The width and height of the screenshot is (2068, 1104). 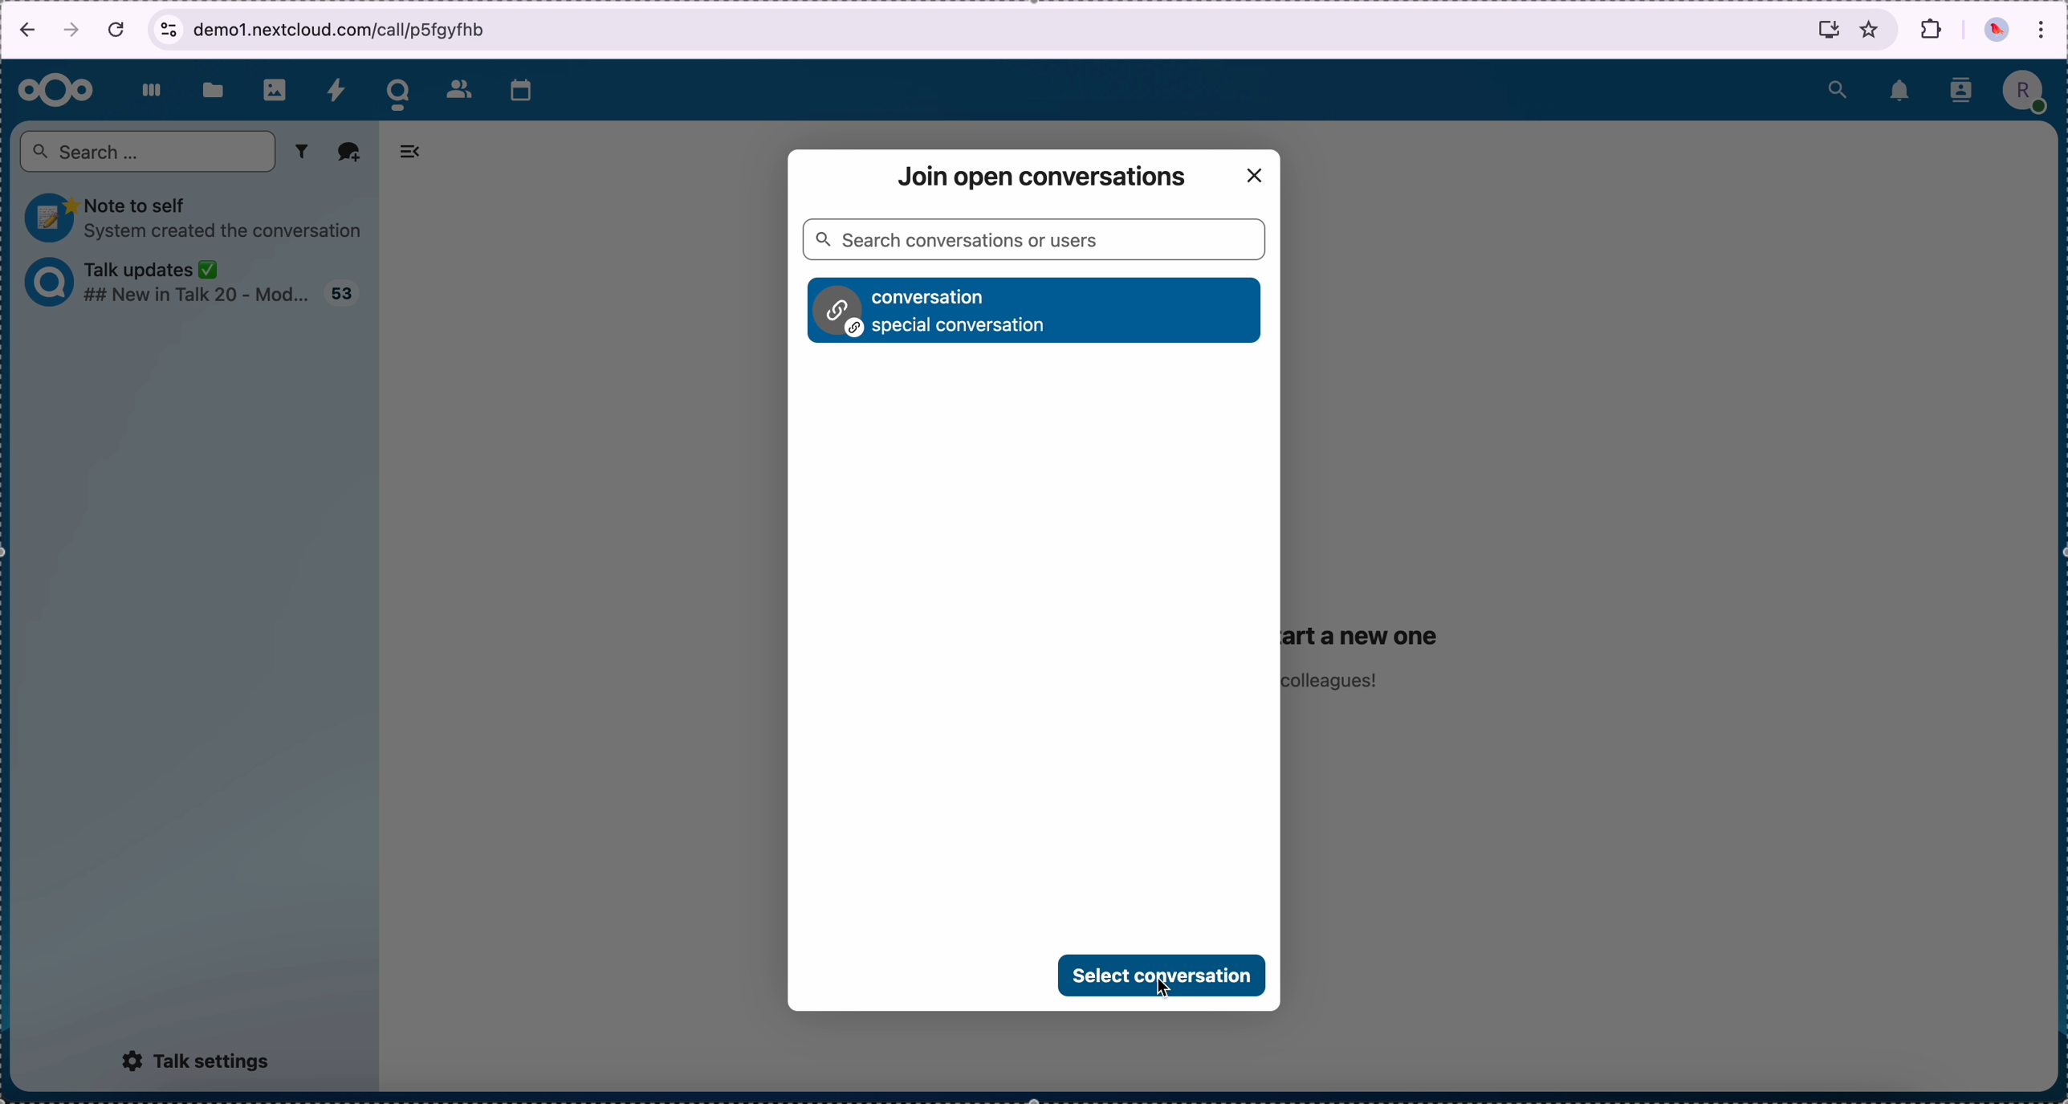 I want to click on contacts, so click(x=456, y=86).